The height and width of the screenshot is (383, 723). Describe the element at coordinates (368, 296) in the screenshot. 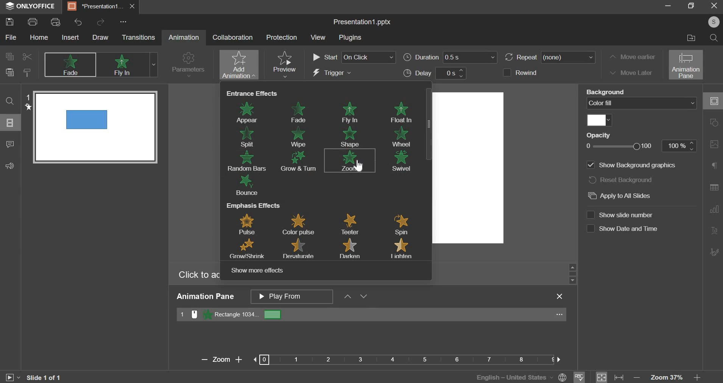

I see `Move Down` at that location.